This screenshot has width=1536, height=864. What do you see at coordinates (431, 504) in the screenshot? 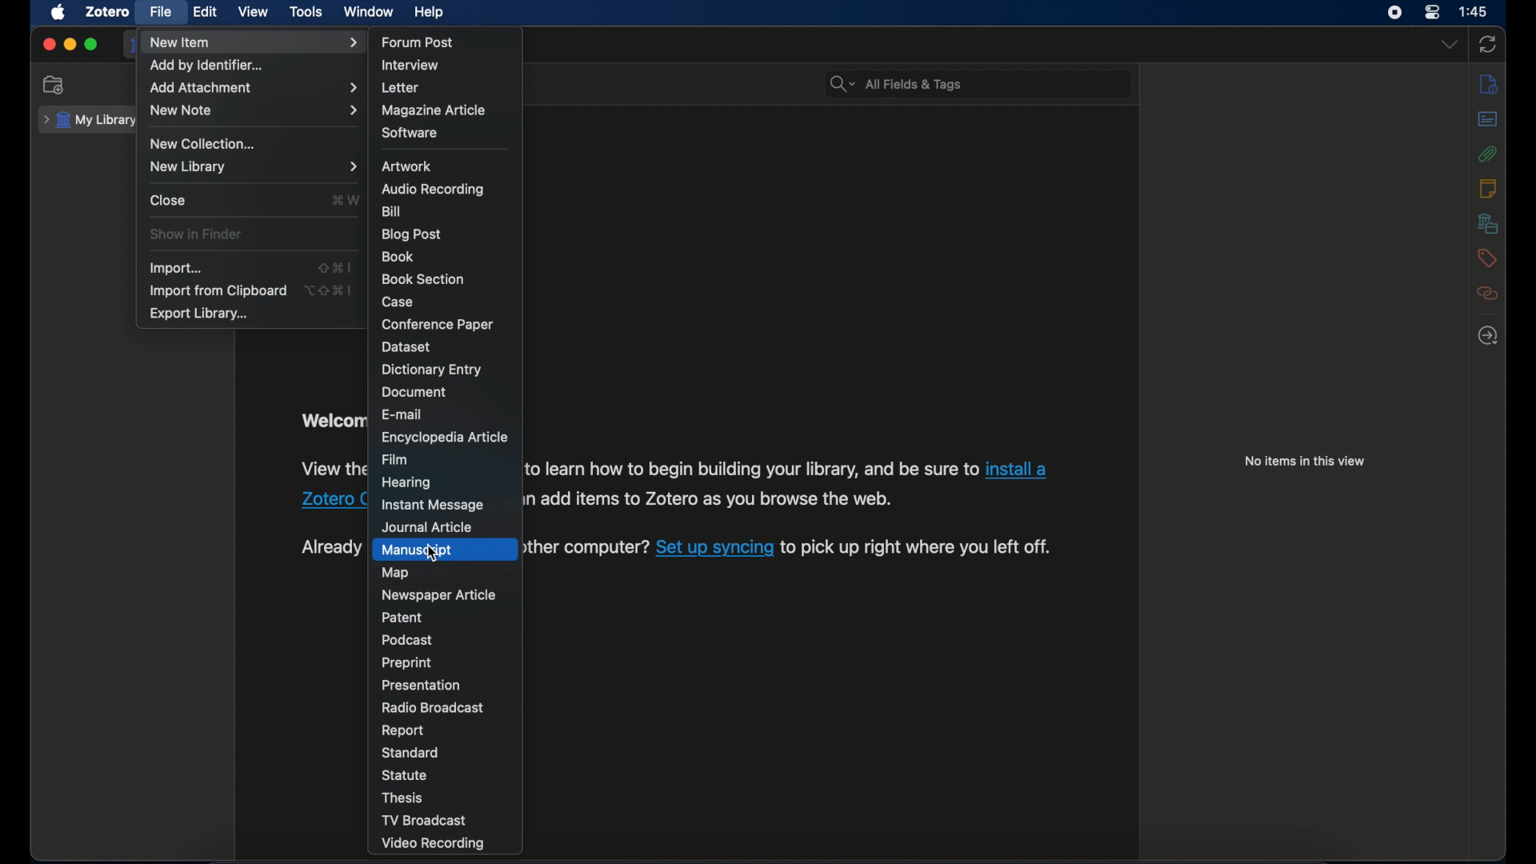
I see `instant message` at bounding box center [431, 504].